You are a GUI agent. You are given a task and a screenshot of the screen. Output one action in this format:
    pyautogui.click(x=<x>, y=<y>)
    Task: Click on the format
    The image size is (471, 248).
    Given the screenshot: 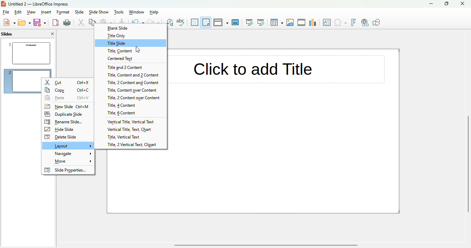 What is the action you would take?
    pyautogui.click(x=63, y=12)
    